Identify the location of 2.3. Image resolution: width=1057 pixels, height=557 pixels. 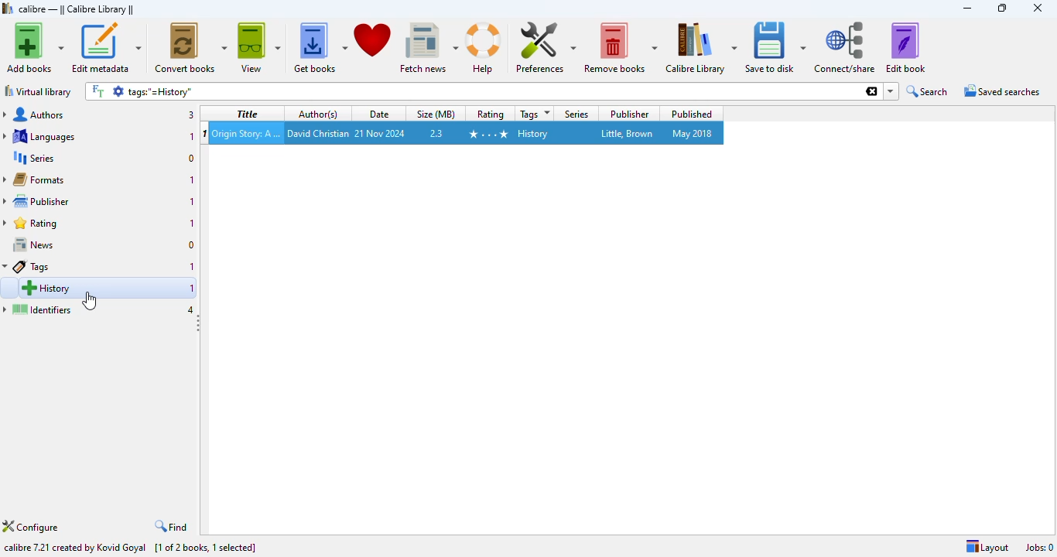
(436, 132).